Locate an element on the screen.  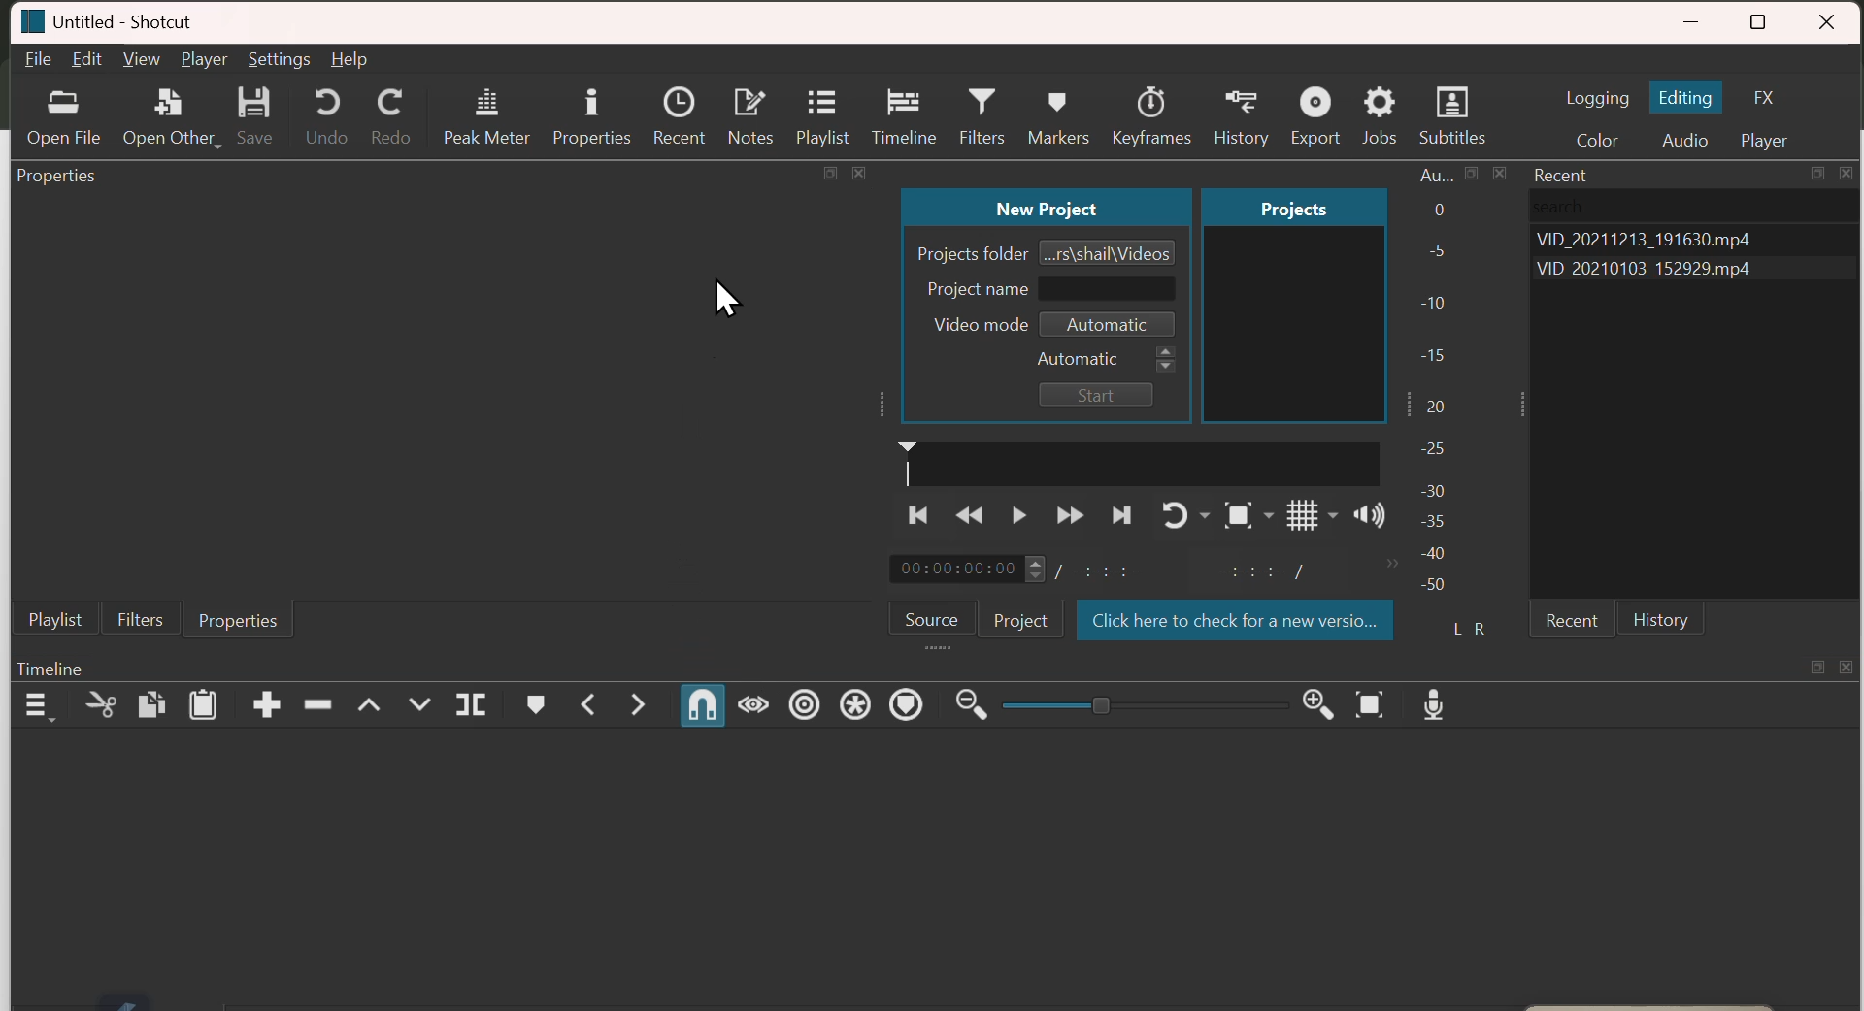
Timeline is located at coordinates (902, 109).